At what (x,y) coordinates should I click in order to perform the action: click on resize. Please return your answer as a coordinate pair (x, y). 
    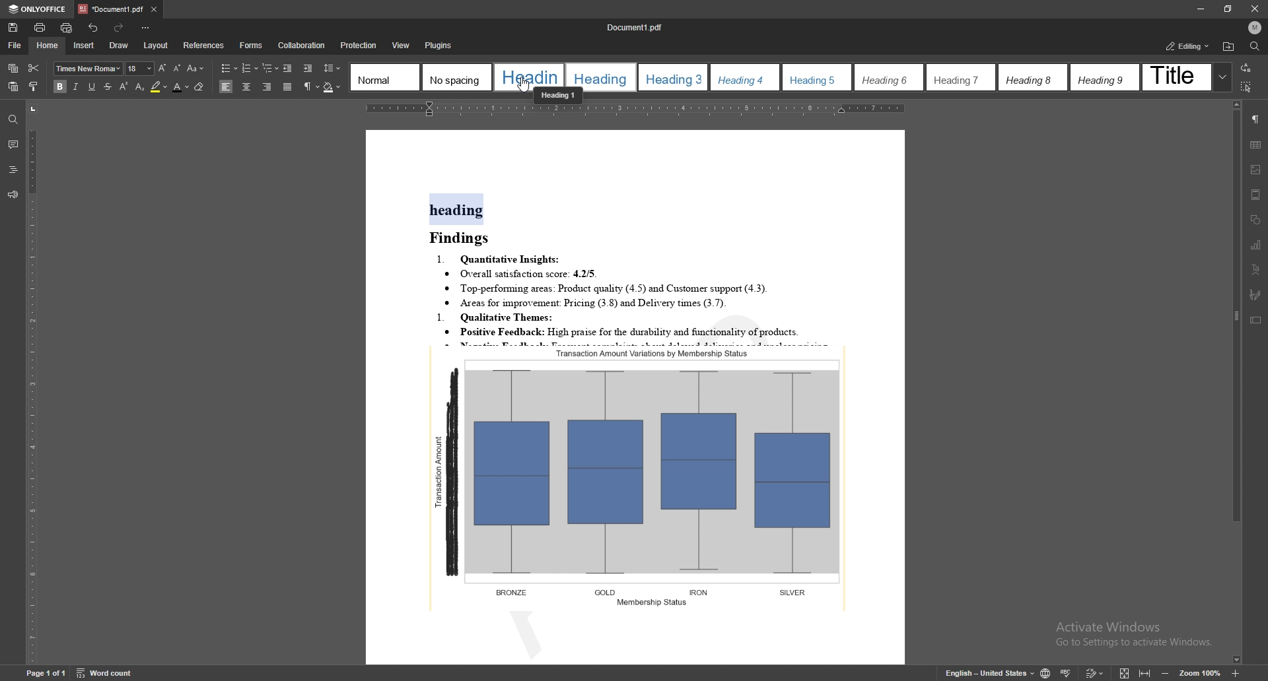
    Looking at the image, I should click on (1228, 9).